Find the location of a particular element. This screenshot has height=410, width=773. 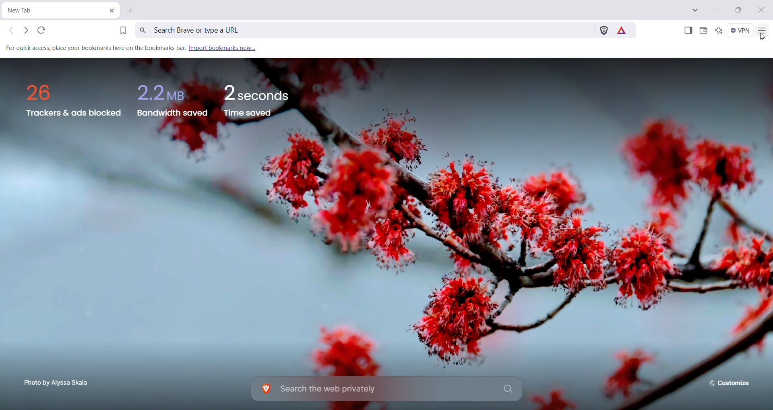

Minimize is located at coordinates (715, 10).